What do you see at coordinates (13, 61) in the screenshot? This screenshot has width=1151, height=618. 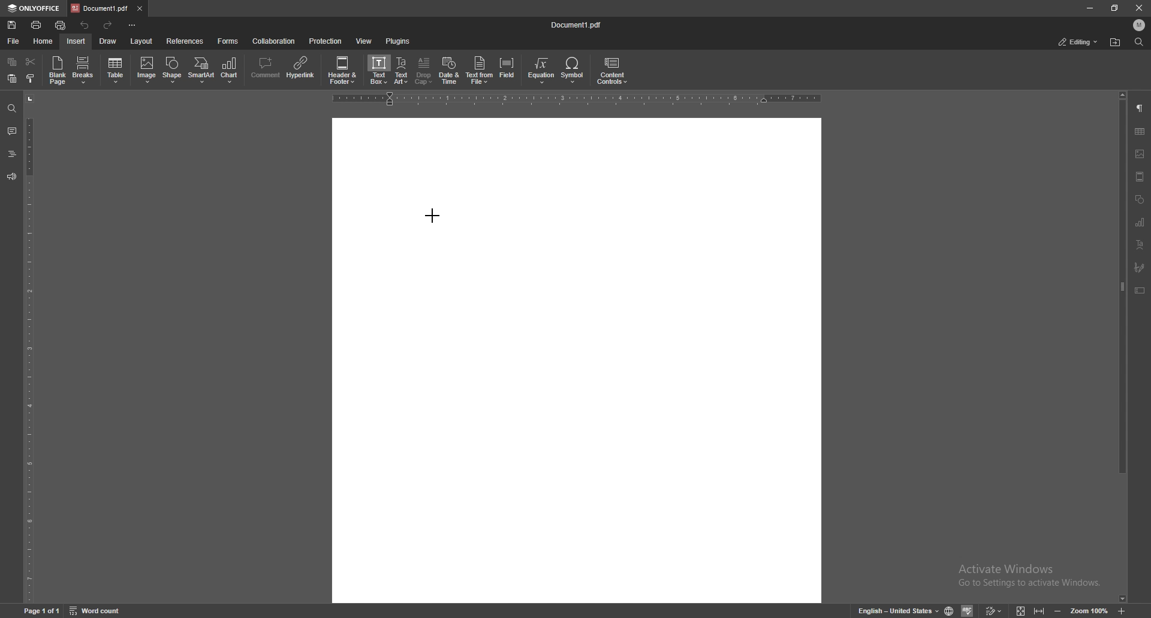 I see `copy` at bounding box center [13, 61].